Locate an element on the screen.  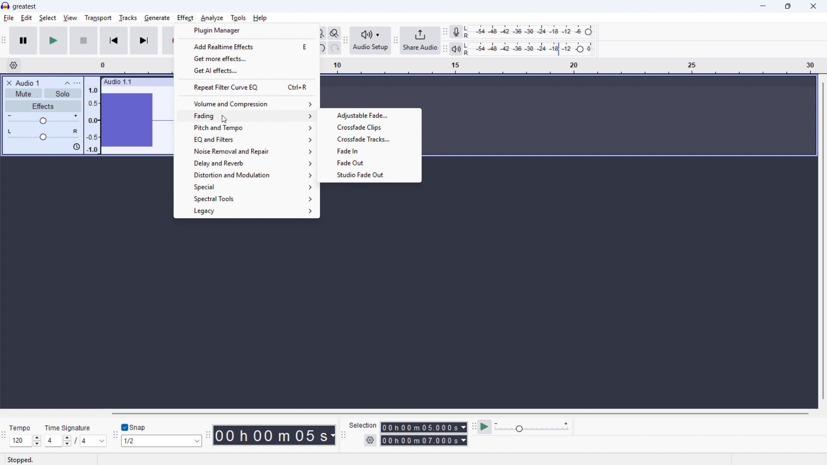
Collapse  is located at coordinates (67, 83).